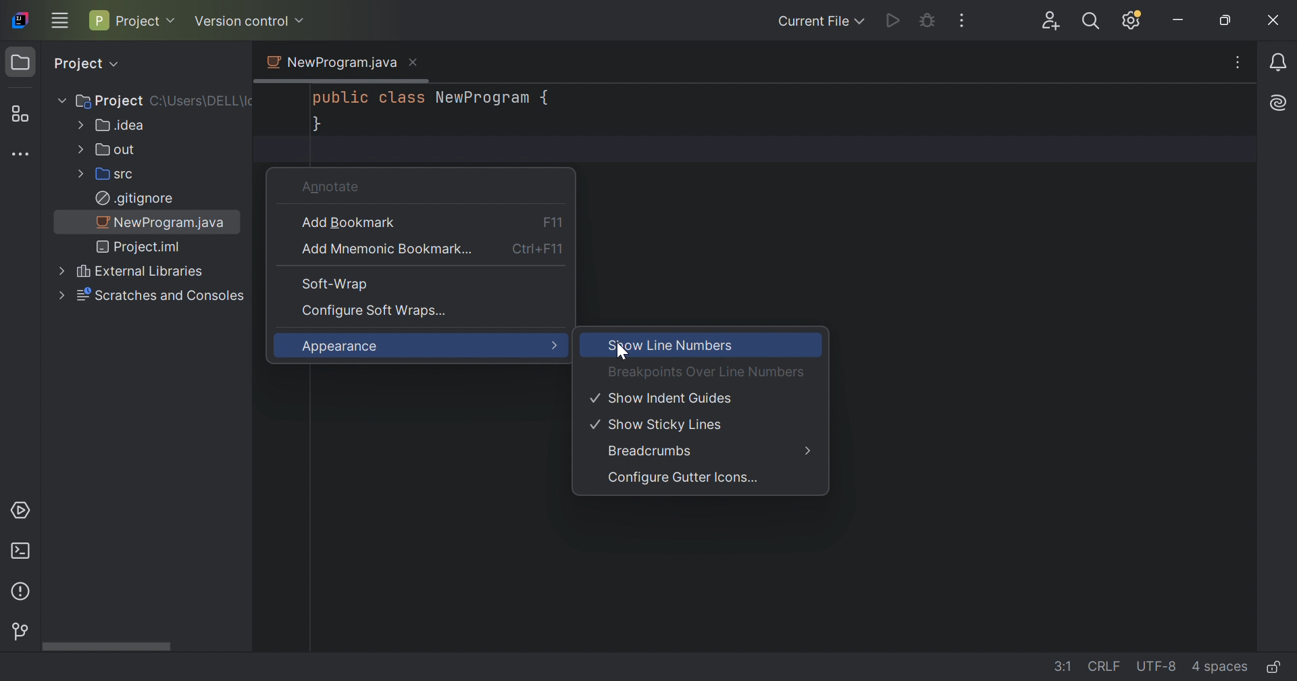 The width and height of the screenshot is (1297, 681). What do you see at coordinates (120, 125) in the screenshot?
I see `Idea` at bounding box center [120, 125].